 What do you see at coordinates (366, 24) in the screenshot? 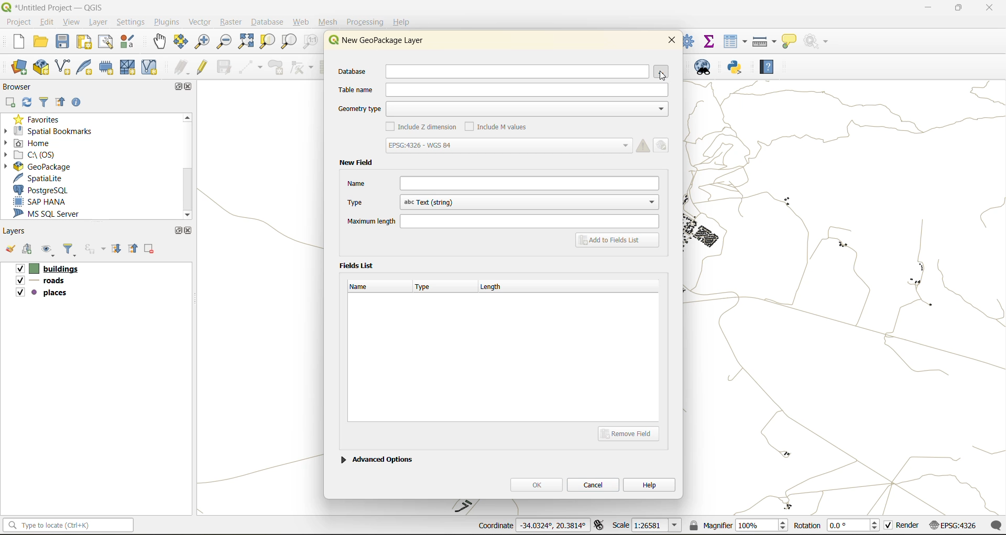
I see `processing` at bounding box center [366, 24].